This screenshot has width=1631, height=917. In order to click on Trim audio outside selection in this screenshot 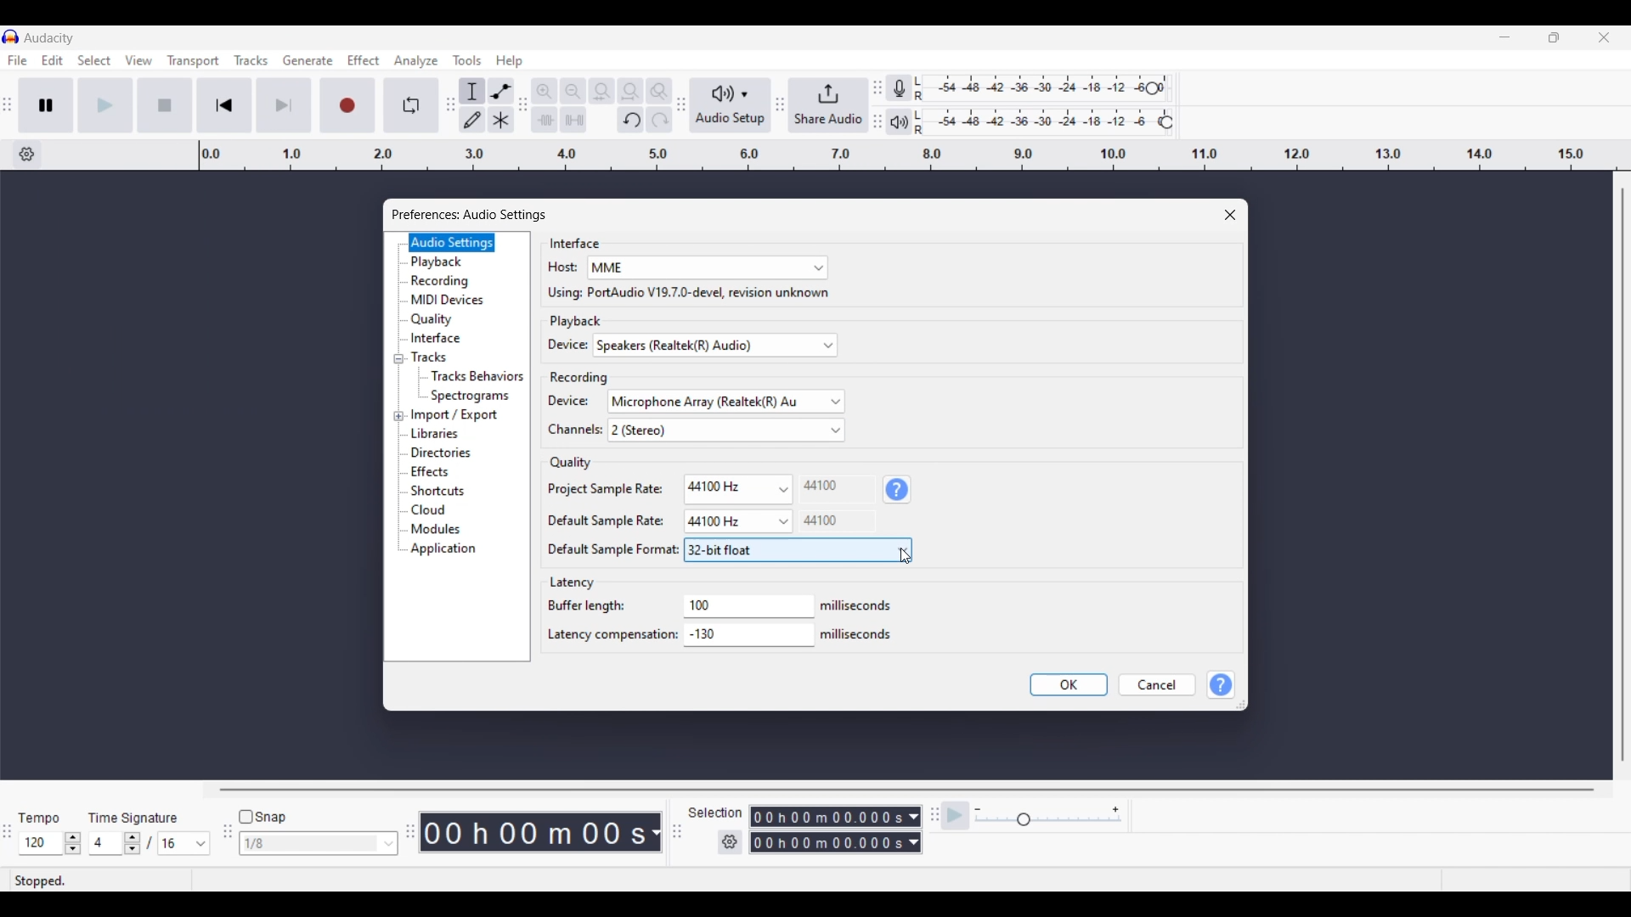, I will do `click(544, 119)`.